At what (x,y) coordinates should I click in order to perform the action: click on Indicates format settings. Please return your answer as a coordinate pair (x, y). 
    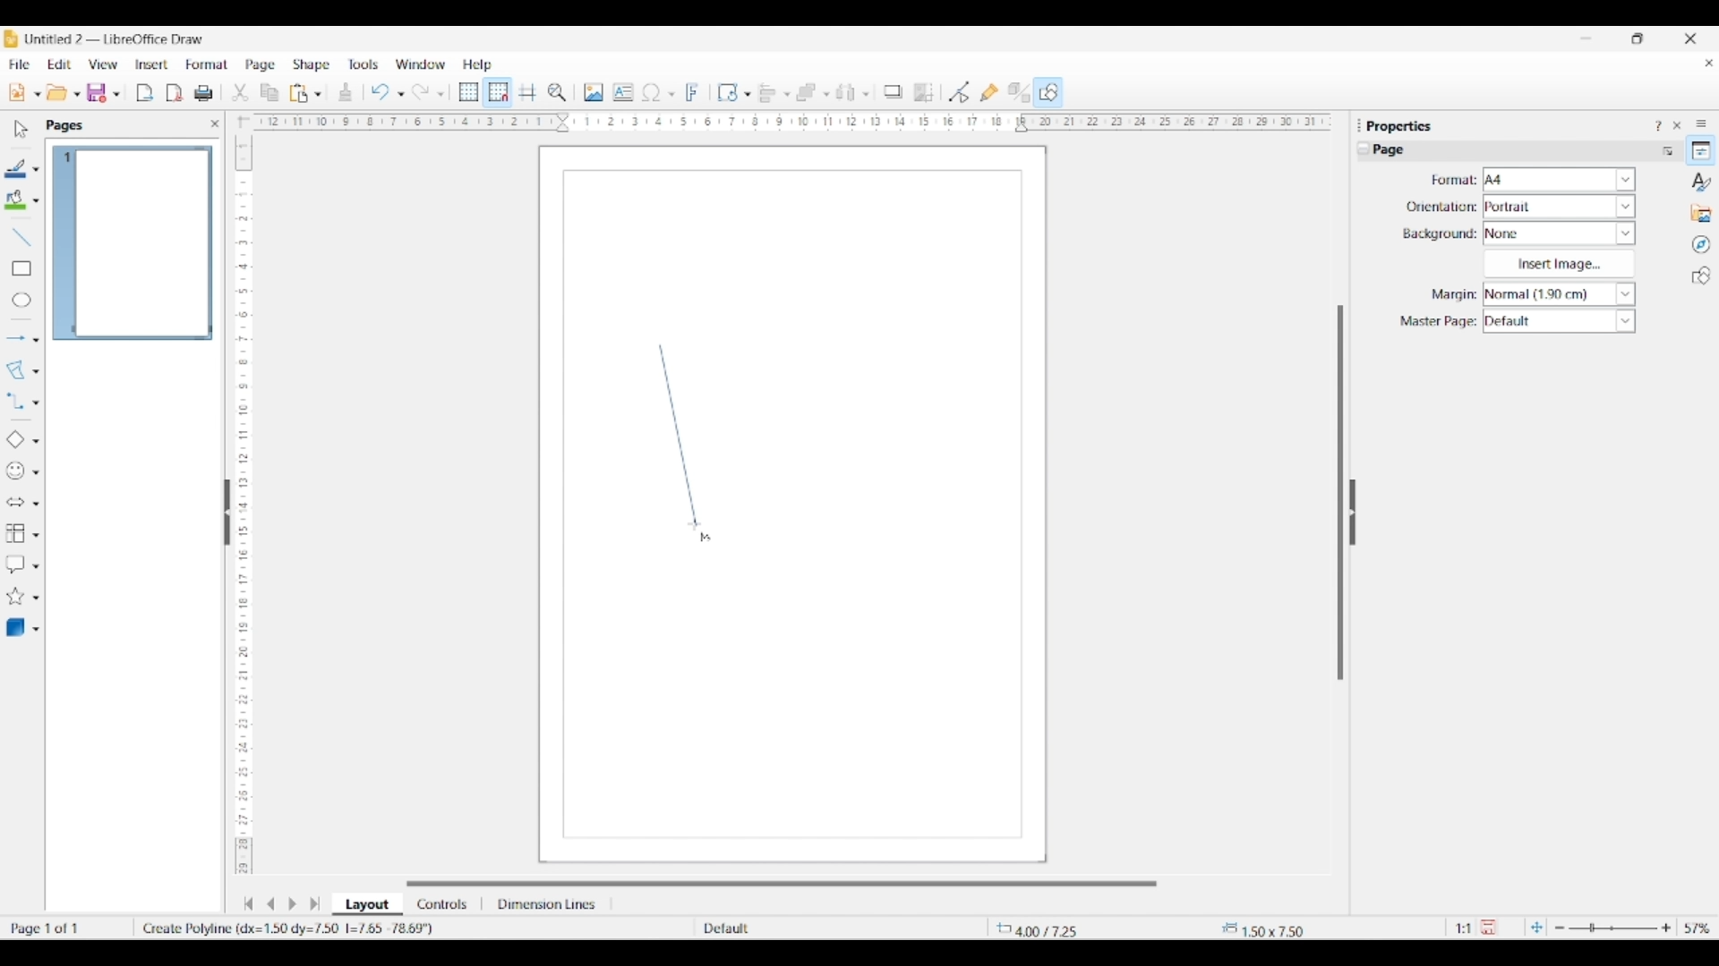
    Looking at the image, I should click on (1452, 181).